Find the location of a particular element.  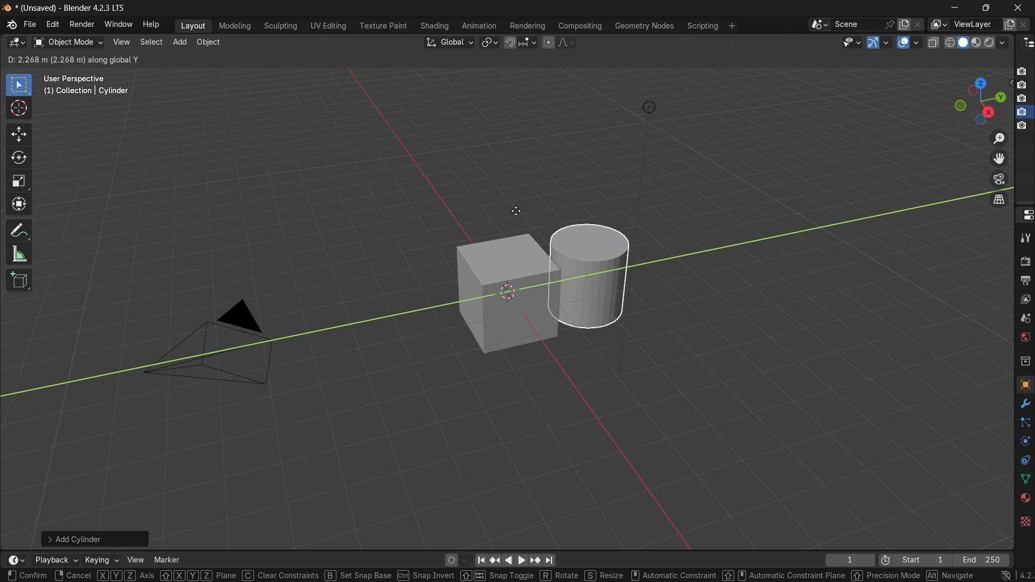

wireframe is located at coordinates (950, 43).